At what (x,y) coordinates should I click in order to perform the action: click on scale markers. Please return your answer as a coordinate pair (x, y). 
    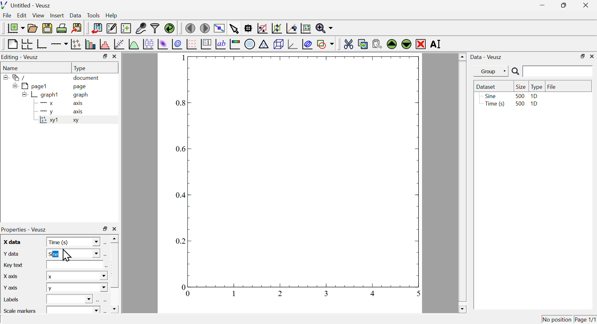
    Looking at the image, I should click on (21, 310).